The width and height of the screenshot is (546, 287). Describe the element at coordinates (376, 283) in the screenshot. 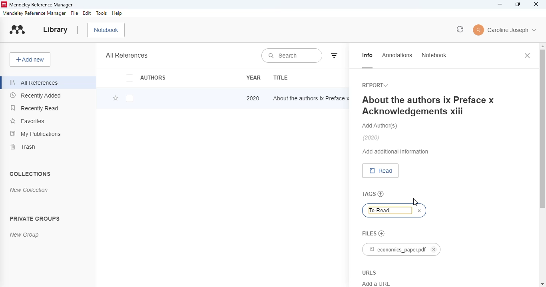

I see `Add a URL` at that location.